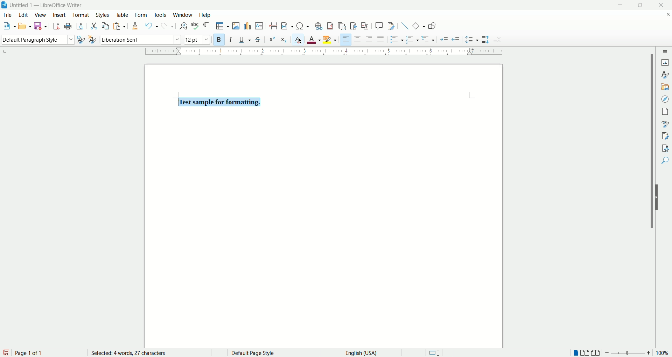  What do you see at coordinates (220, 39) in the screenshot?
I see `bold` at bounding box center [220, 39].